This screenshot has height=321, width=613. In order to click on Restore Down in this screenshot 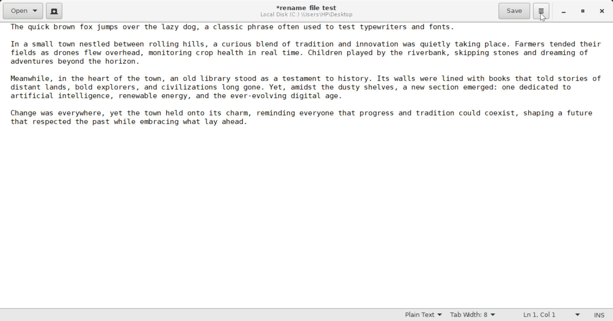, I will do `click(564, 12)`.